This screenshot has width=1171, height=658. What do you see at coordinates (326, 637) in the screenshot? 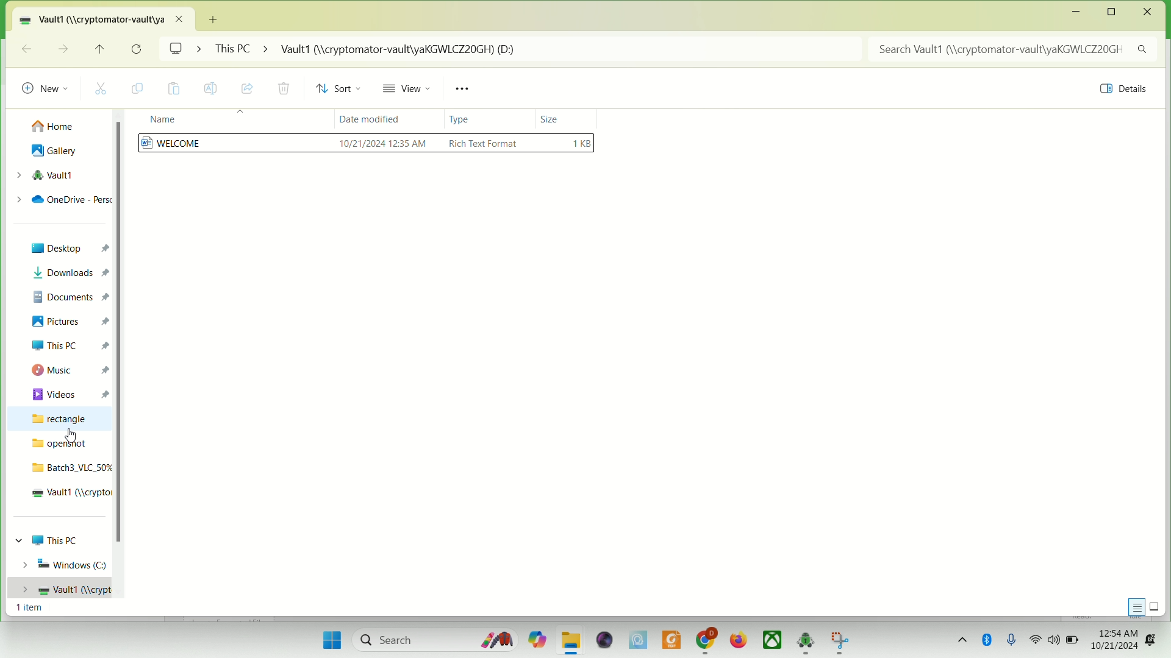
I see `start` at bounding box center [326, 637].